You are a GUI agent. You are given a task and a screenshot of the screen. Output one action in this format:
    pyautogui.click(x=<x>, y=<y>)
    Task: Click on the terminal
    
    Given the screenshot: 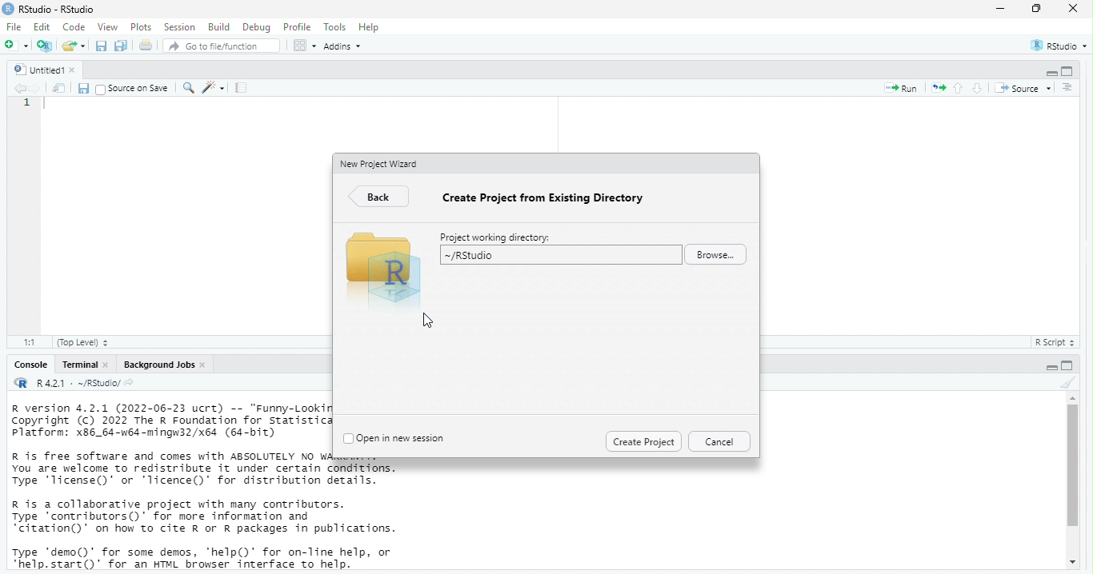 What is the action you would take?
    pyautogui.click(x=78, y=365)
    